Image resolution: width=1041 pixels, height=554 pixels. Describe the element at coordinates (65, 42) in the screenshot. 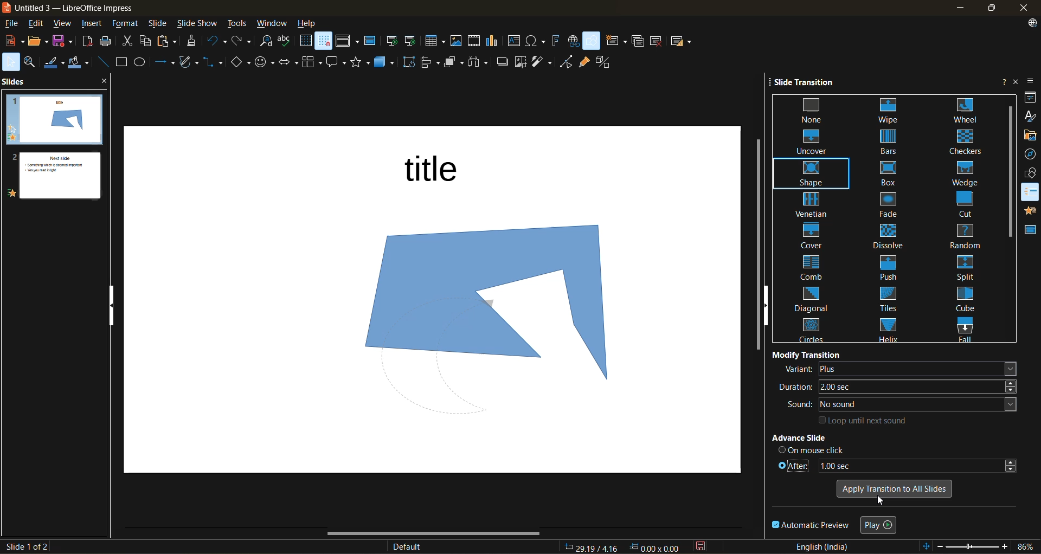

I see `save` at that location.